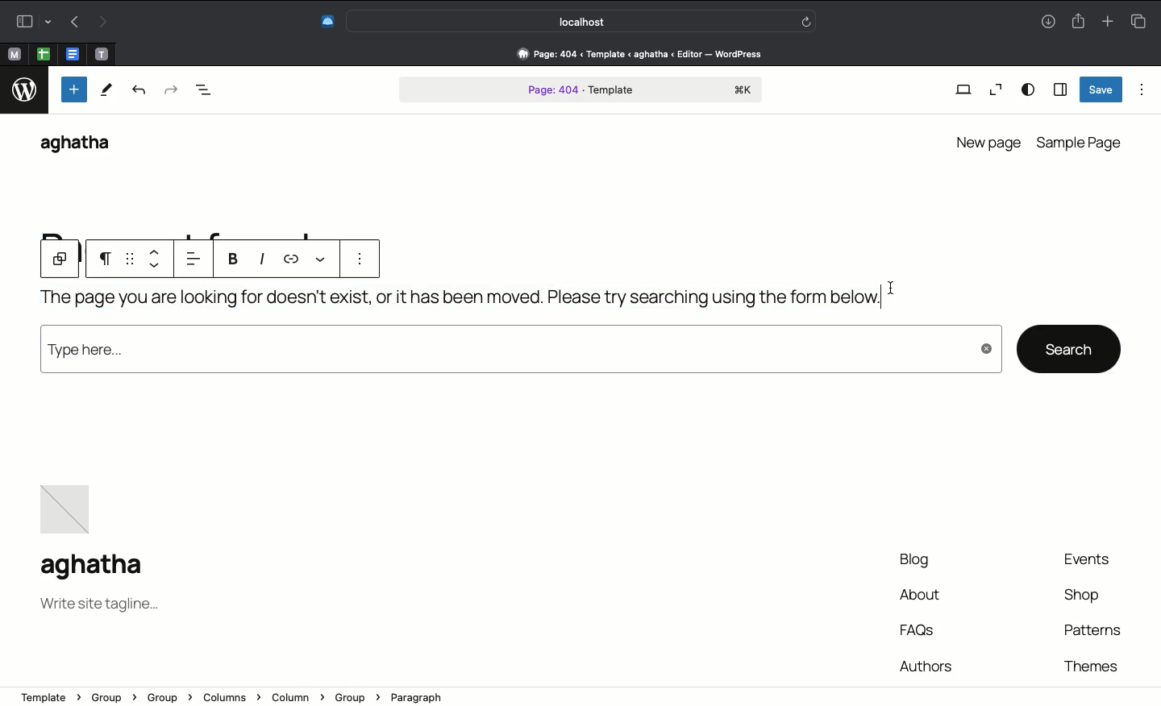  Describe the element at coordinates (963, 91) in the screenshot. I see `View` at that location.